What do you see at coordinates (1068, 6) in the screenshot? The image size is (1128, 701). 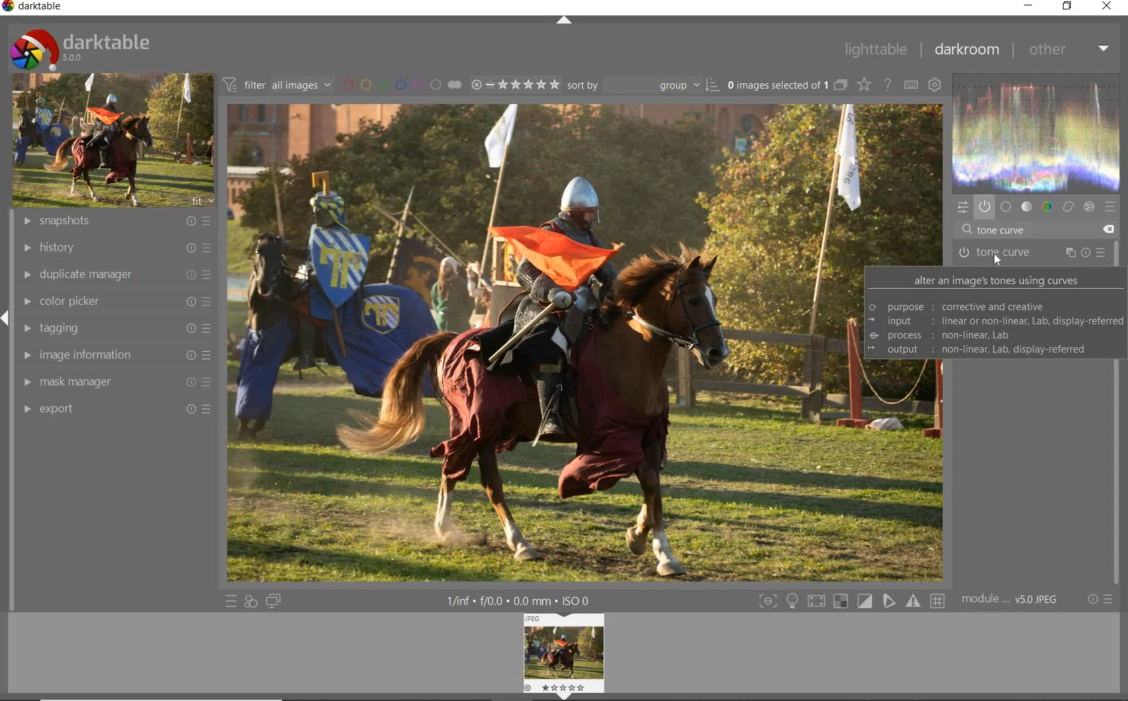 I see `restore` at bounding box center [1068, 6].